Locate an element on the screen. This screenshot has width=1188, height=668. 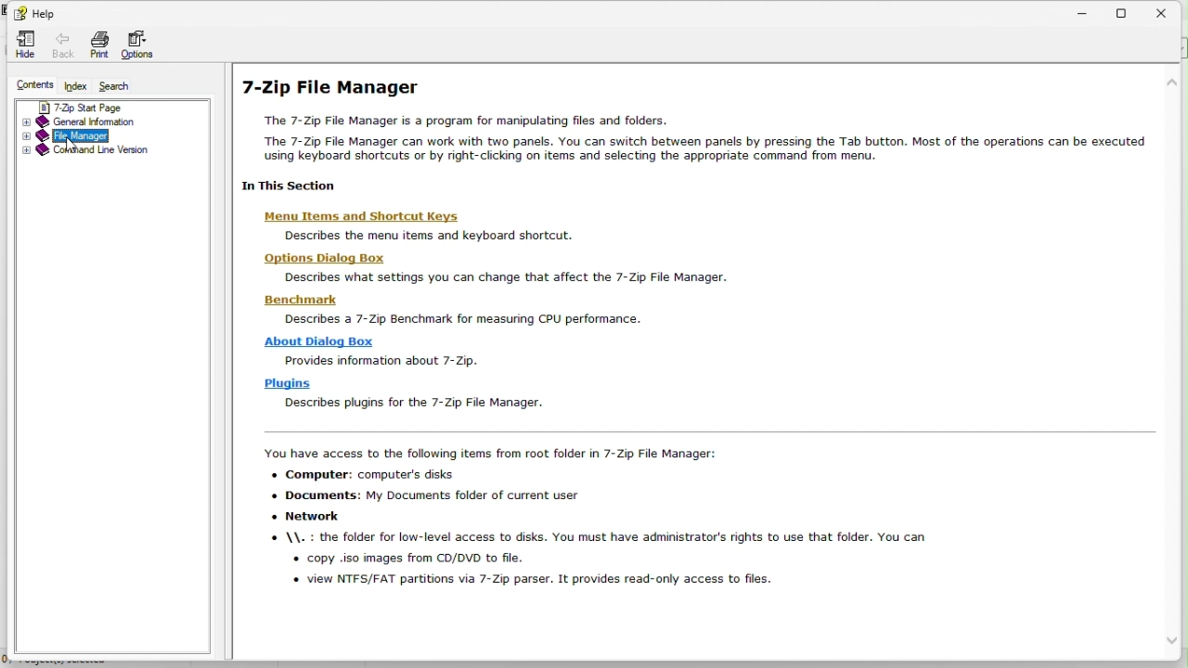
restore is located at coordinates (1130, 10).